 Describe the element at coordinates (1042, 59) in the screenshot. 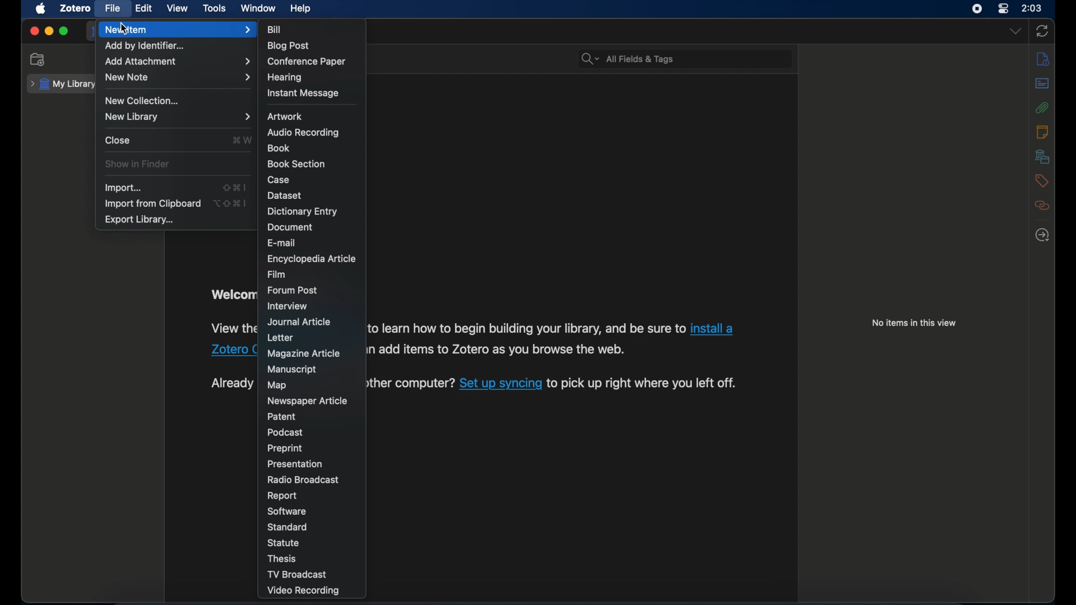

I see `info` at that location.